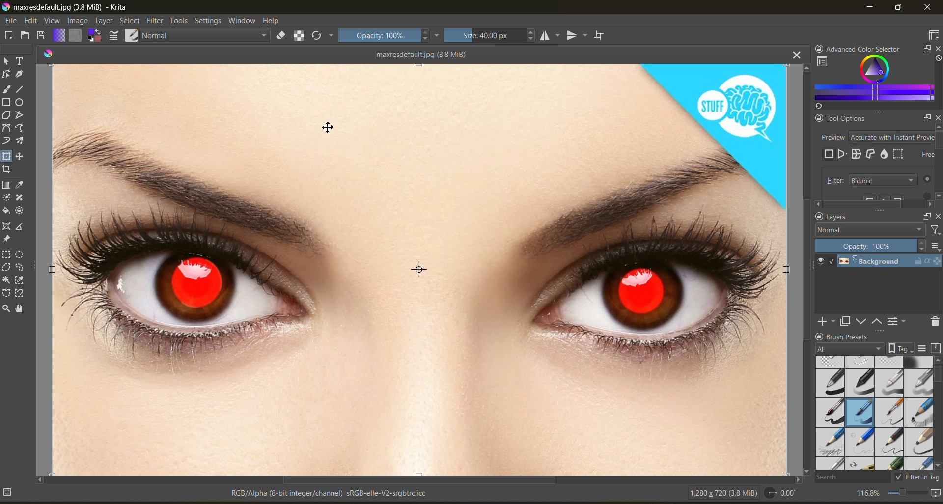 The image size is (943, 504). I want to click on advanced color selector, so click(873, 82).